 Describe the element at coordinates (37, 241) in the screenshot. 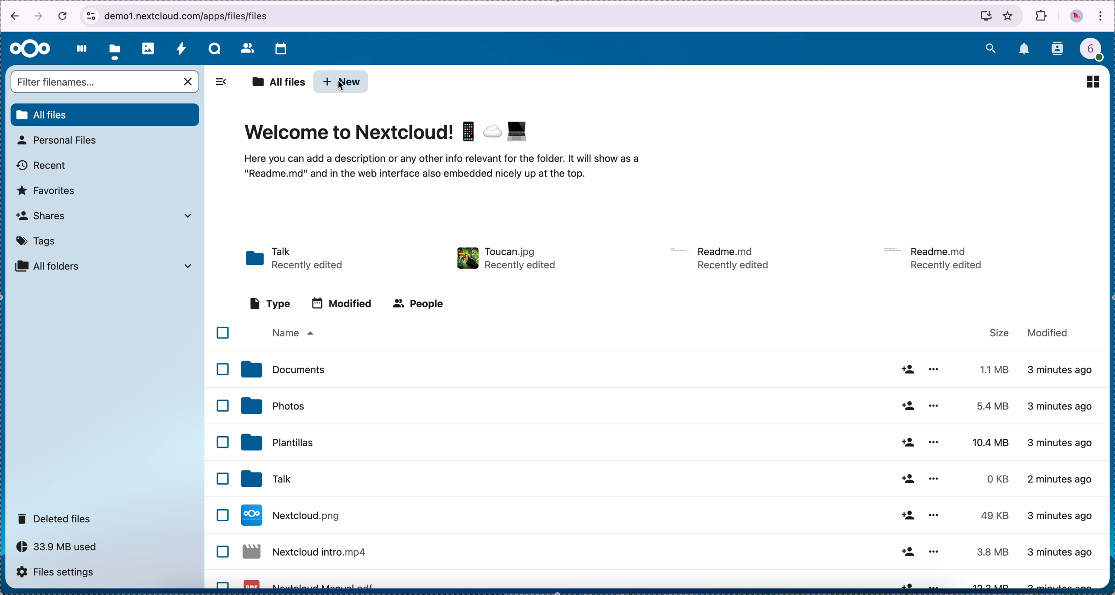

I see `tags` at that location.